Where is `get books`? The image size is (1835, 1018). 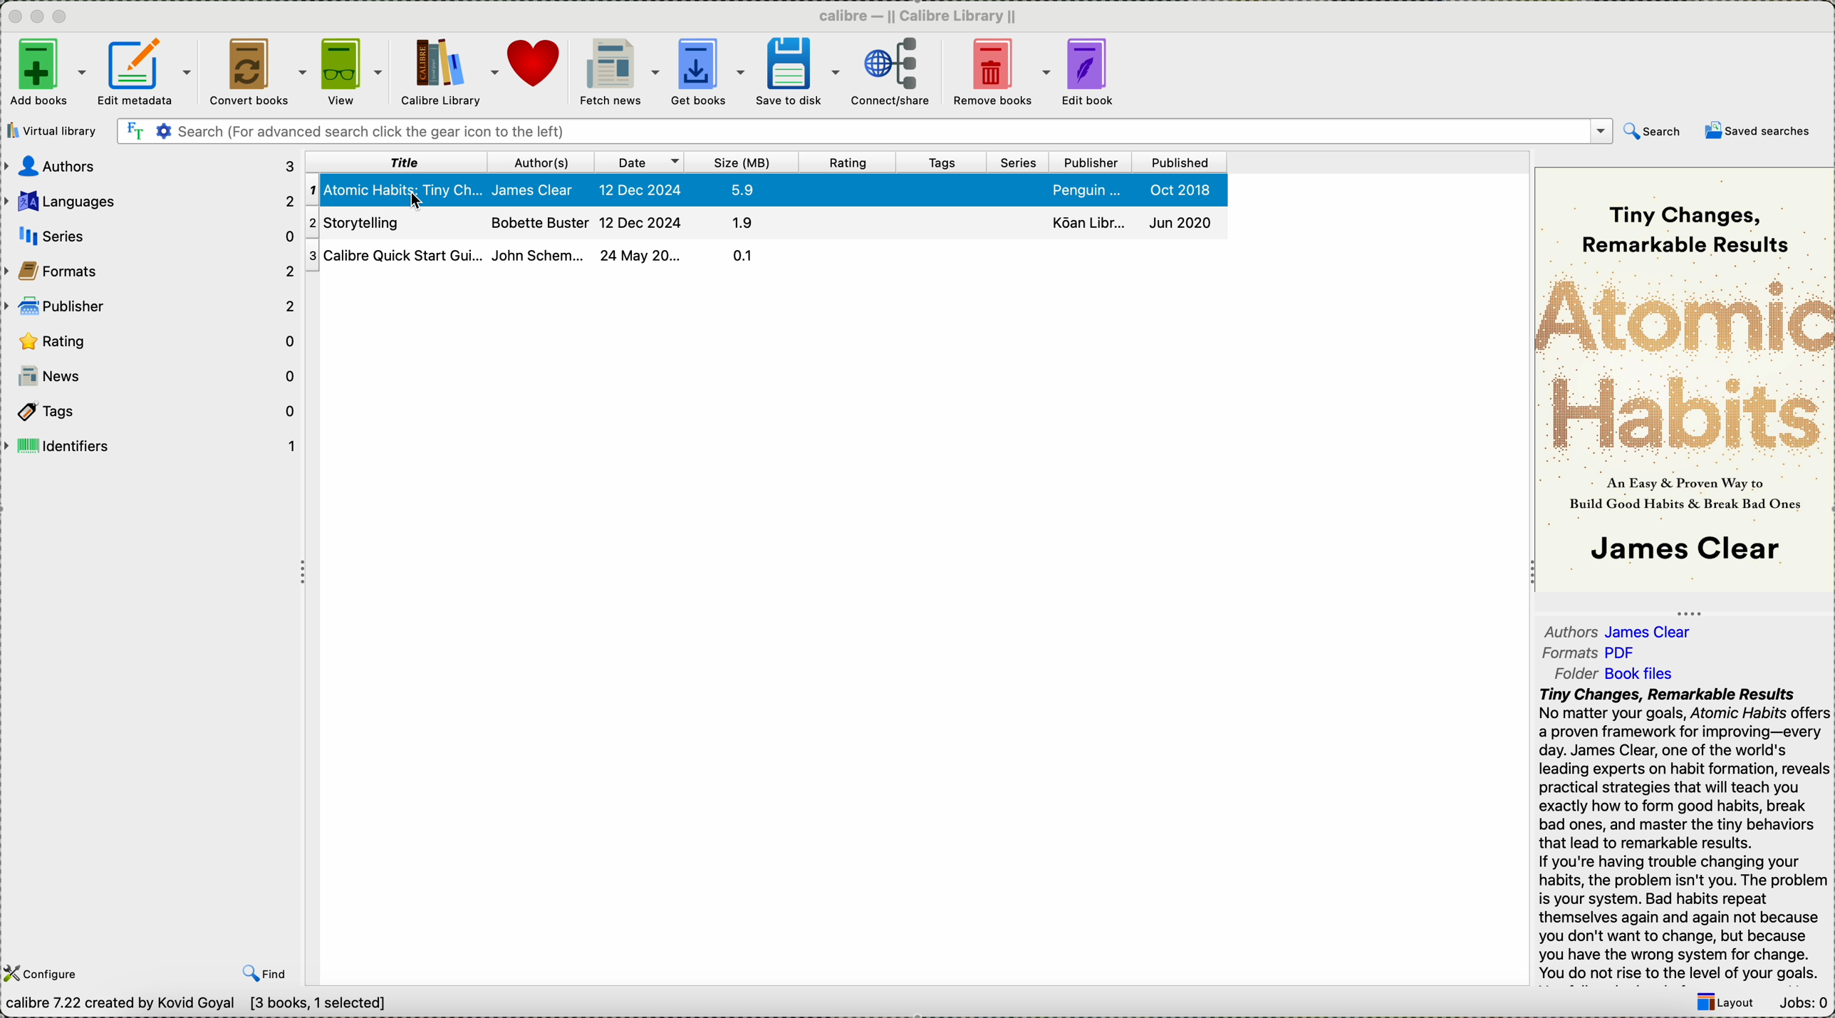
get books is located at coordinates (707, 73).